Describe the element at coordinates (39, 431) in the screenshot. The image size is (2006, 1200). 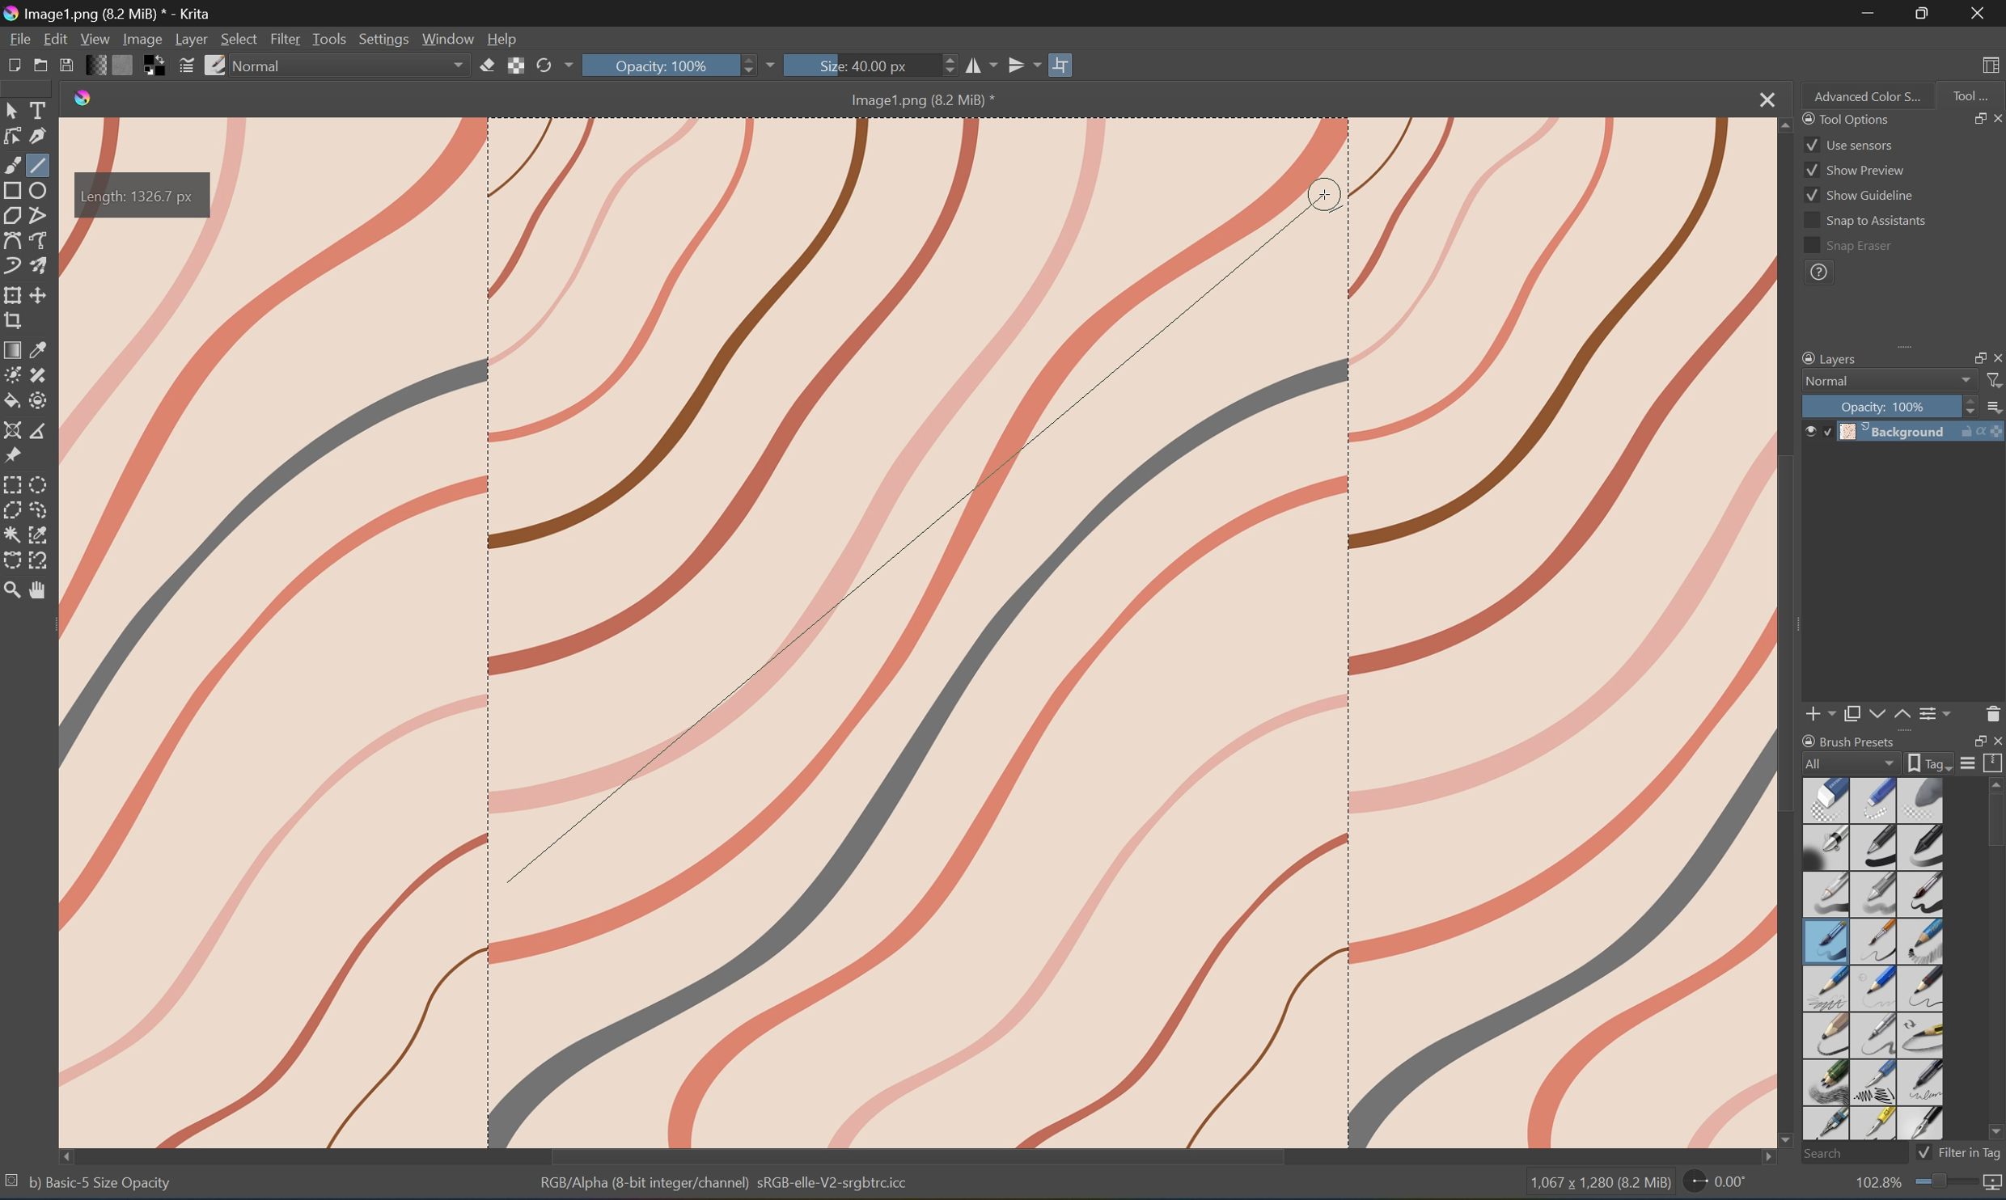
I see `Measure the distance between two points` at that location.